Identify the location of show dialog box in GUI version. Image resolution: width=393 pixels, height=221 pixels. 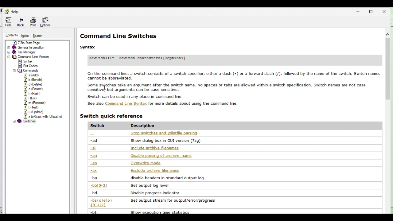
(167, 141).